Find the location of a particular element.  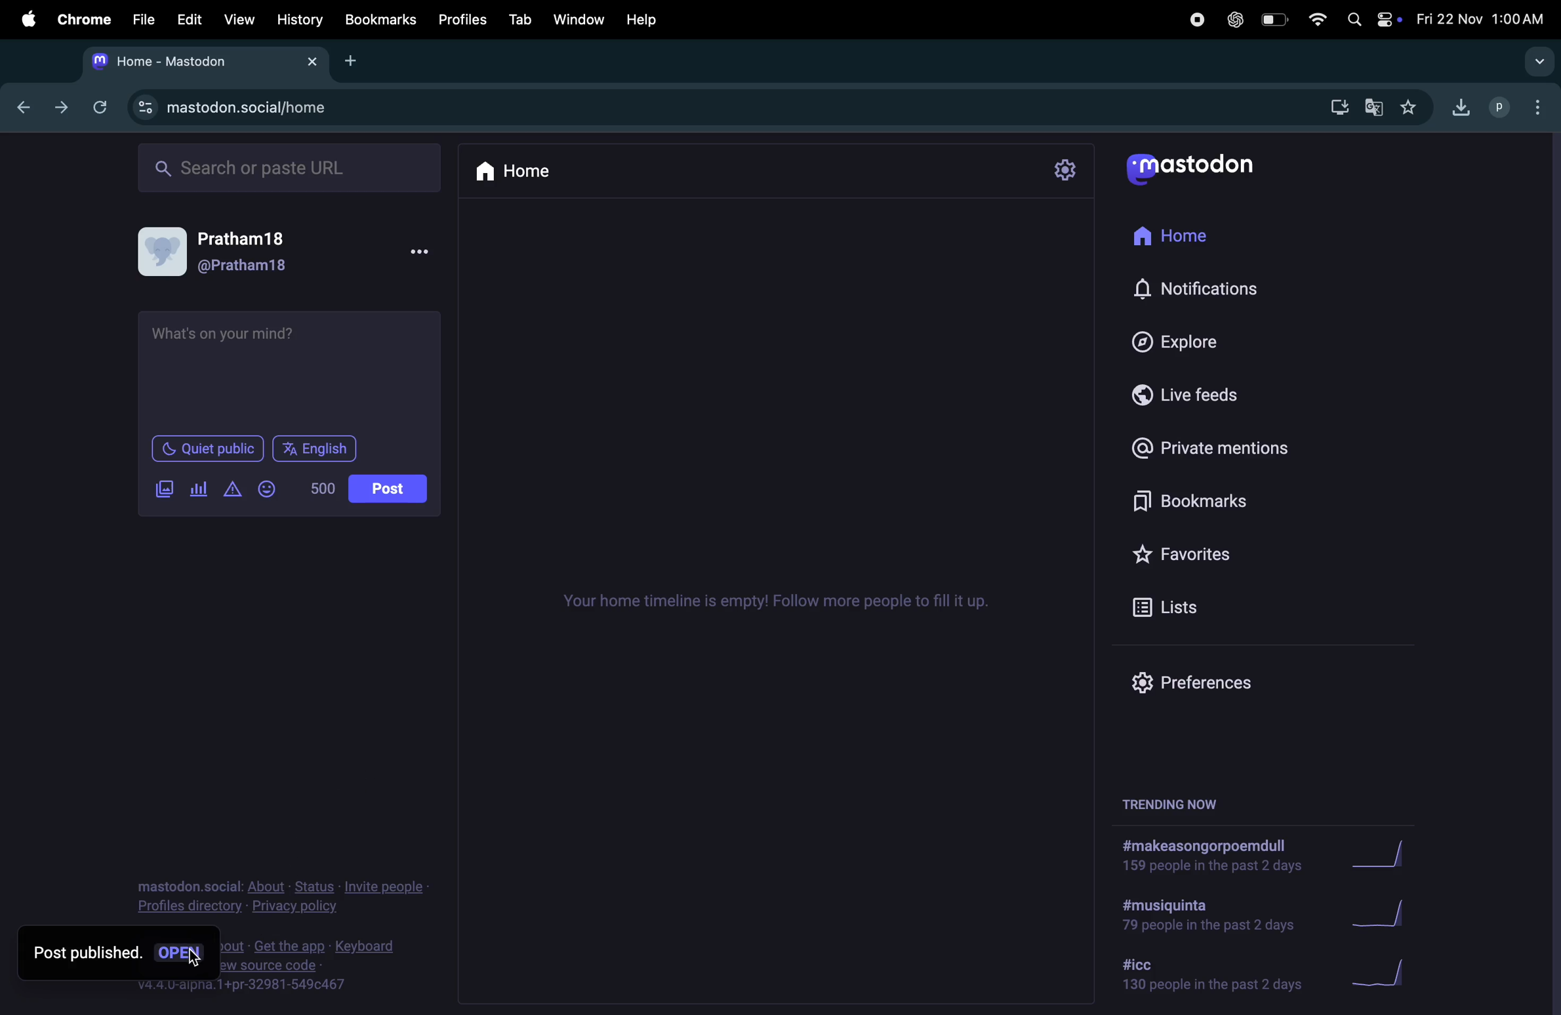

notifications is located at coordinates (1209, 287).